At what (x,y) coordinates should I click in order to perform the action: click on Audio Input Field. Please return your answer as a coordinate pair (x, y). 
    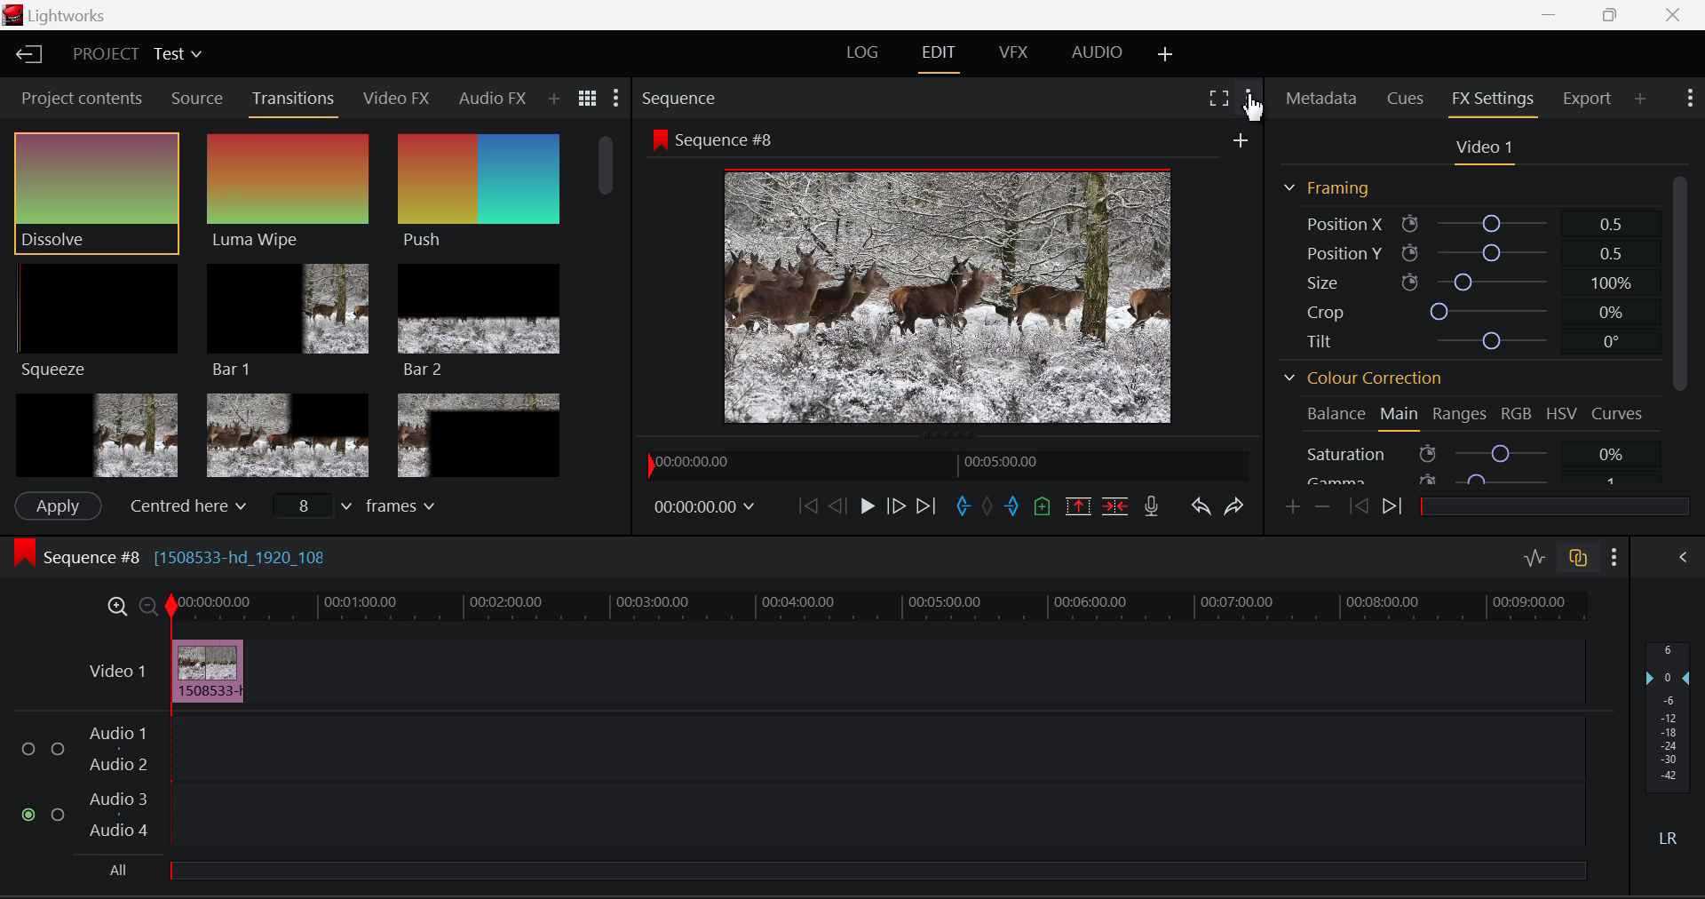
    Looking at the image, I should click on (793, 782).